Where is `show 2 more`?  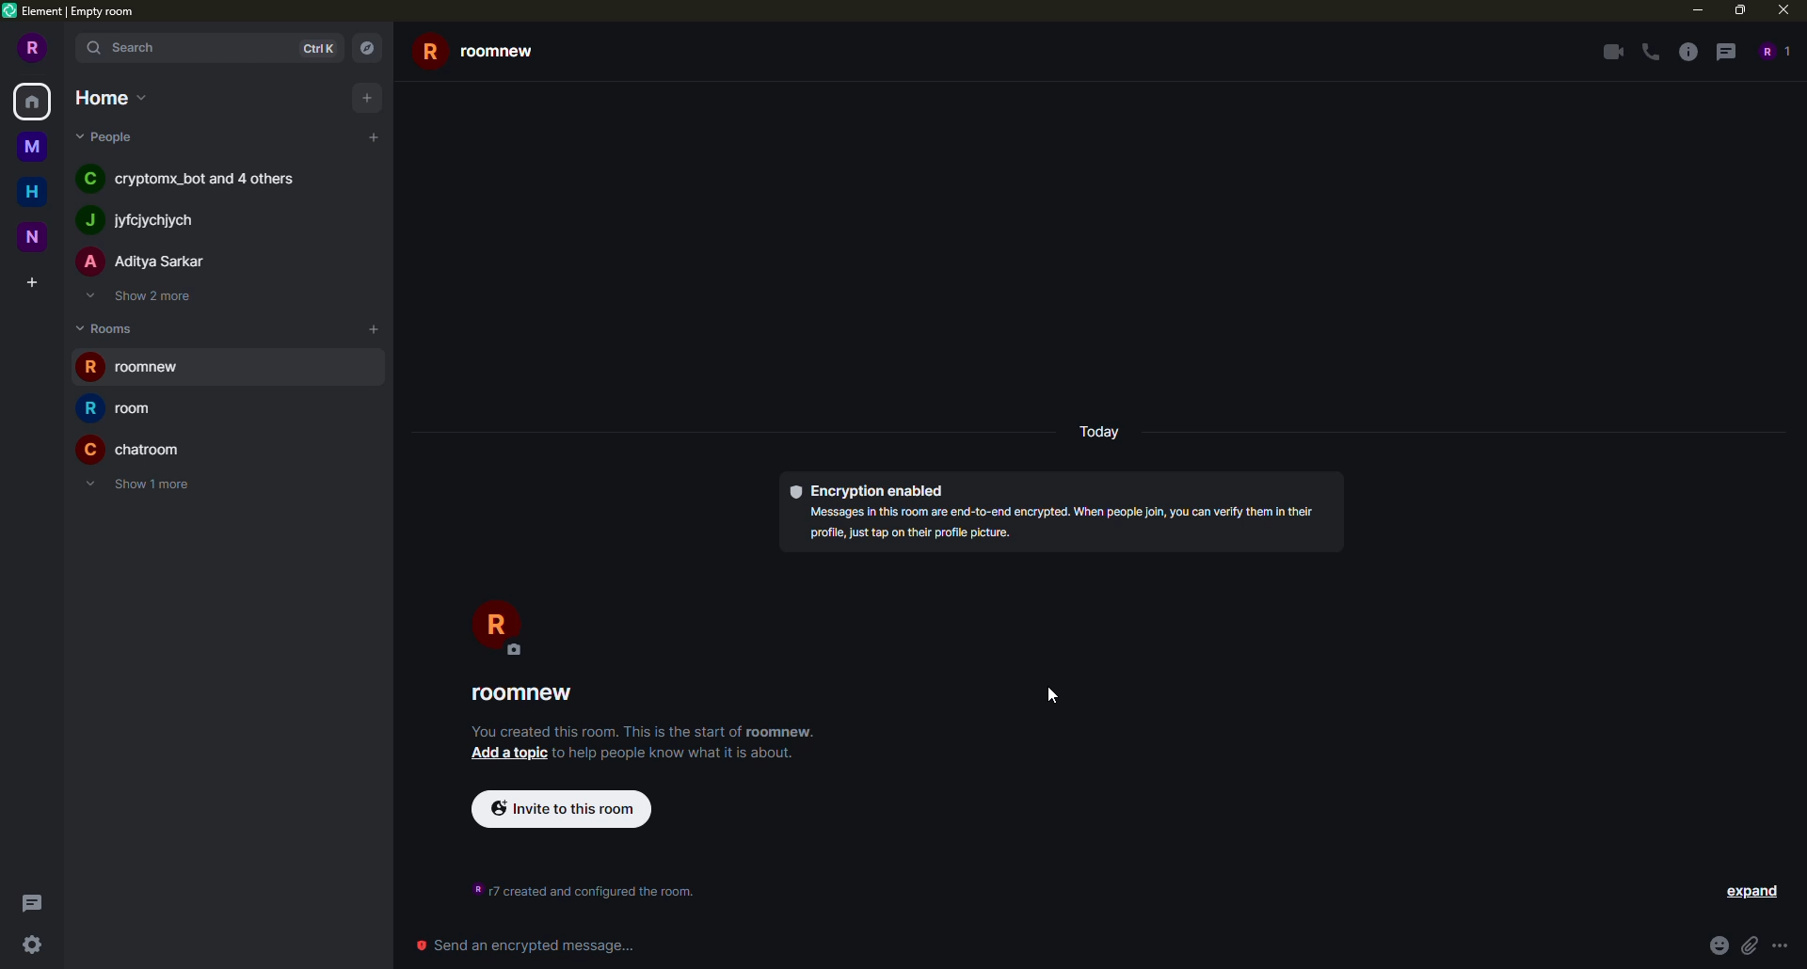 show 2 more is located at coordinates (147, 295).